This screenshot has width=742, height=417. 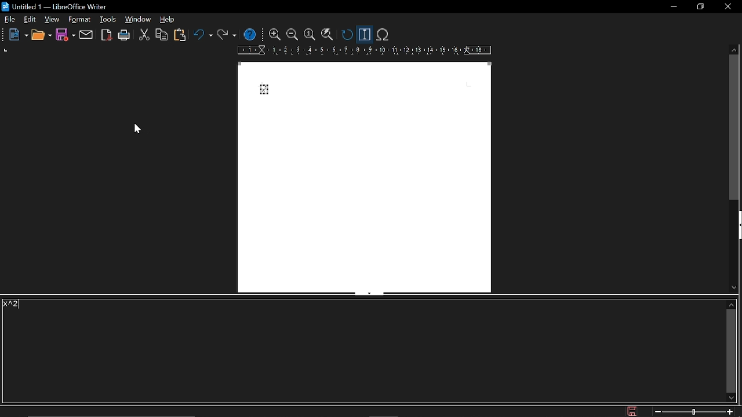 I want to click on 100%, so click(x=310, y=35).